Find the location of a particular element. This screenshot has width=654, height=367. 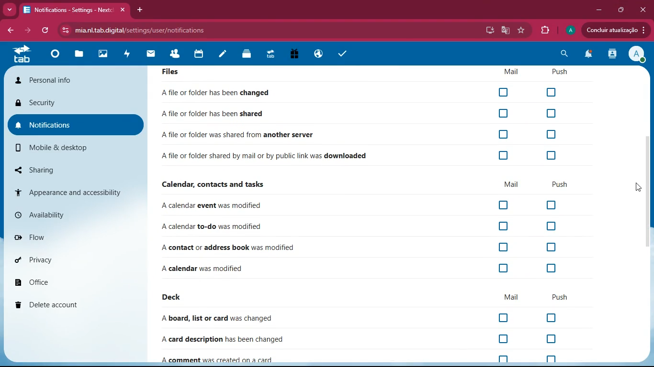

notes is located at coordinates (225, 55).